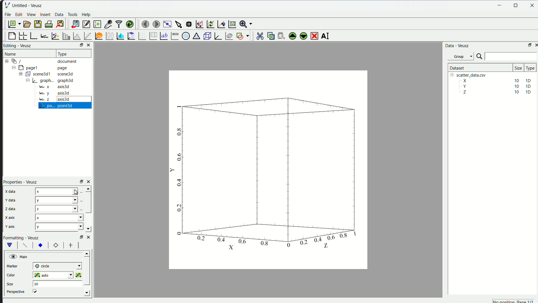 This screenshot has height=303, width=538. Describe the element at coordinates (210, 24) in the screenshot. I see `zoom out graph axes` at that location.